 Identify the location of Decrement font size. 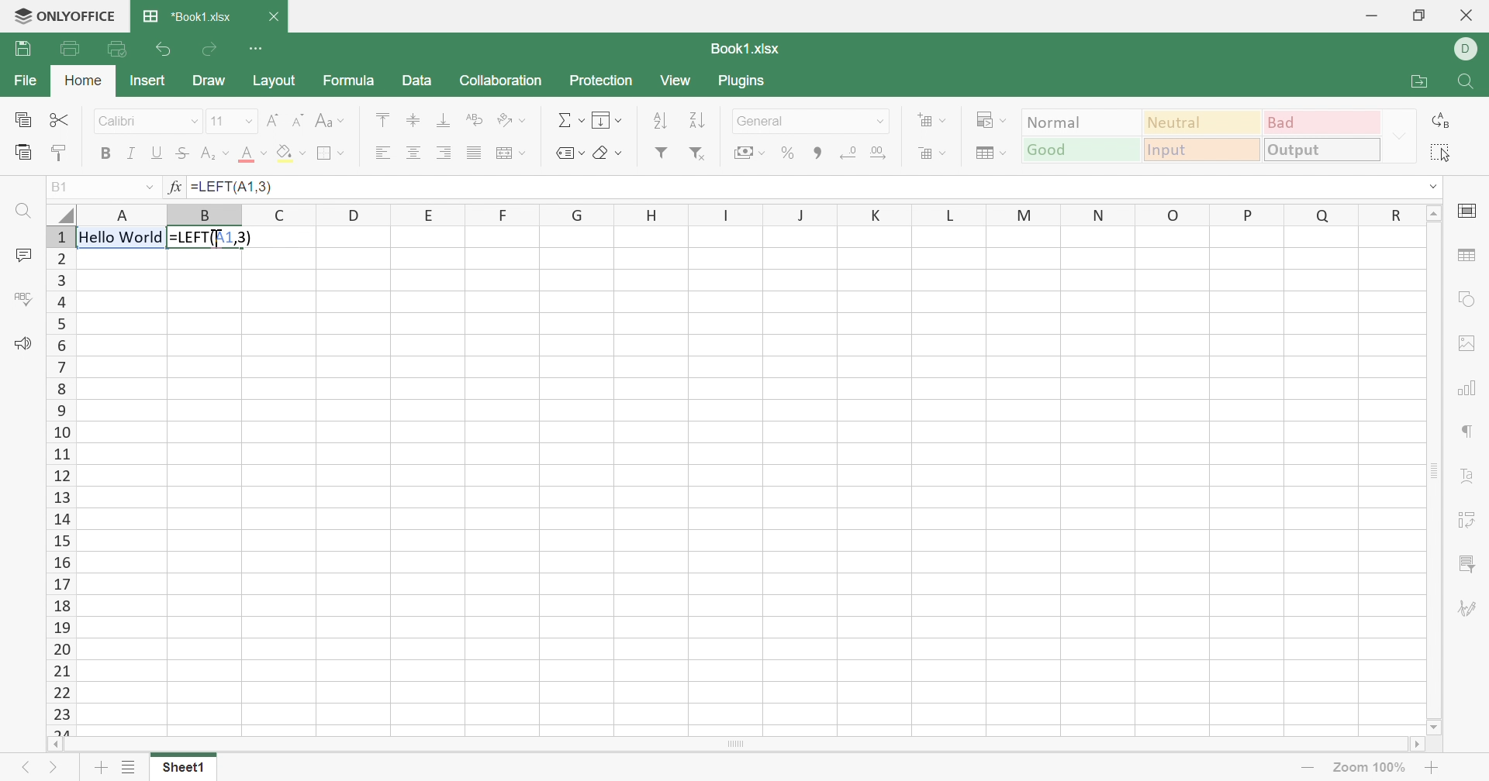
(299, 119).